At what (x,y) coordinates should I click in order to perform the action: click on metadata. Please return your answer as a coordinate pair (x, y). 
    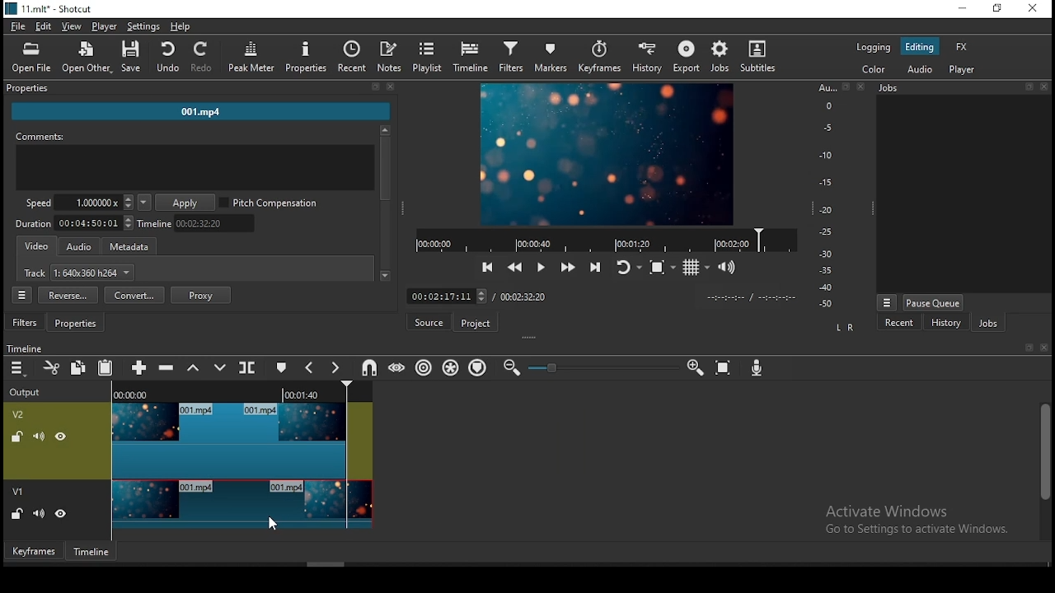
    Looking at the image, I should click on (134, 247).